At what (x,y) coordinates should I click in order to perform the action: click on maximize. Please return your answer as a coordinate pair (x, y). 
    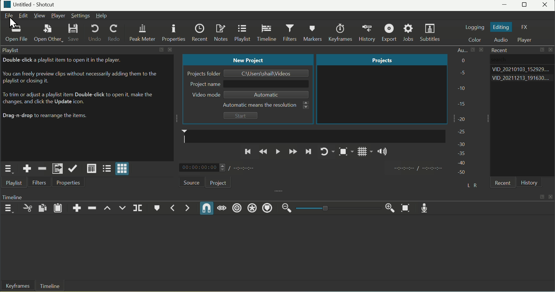
    Looking at the image, I should click on (543, 51).